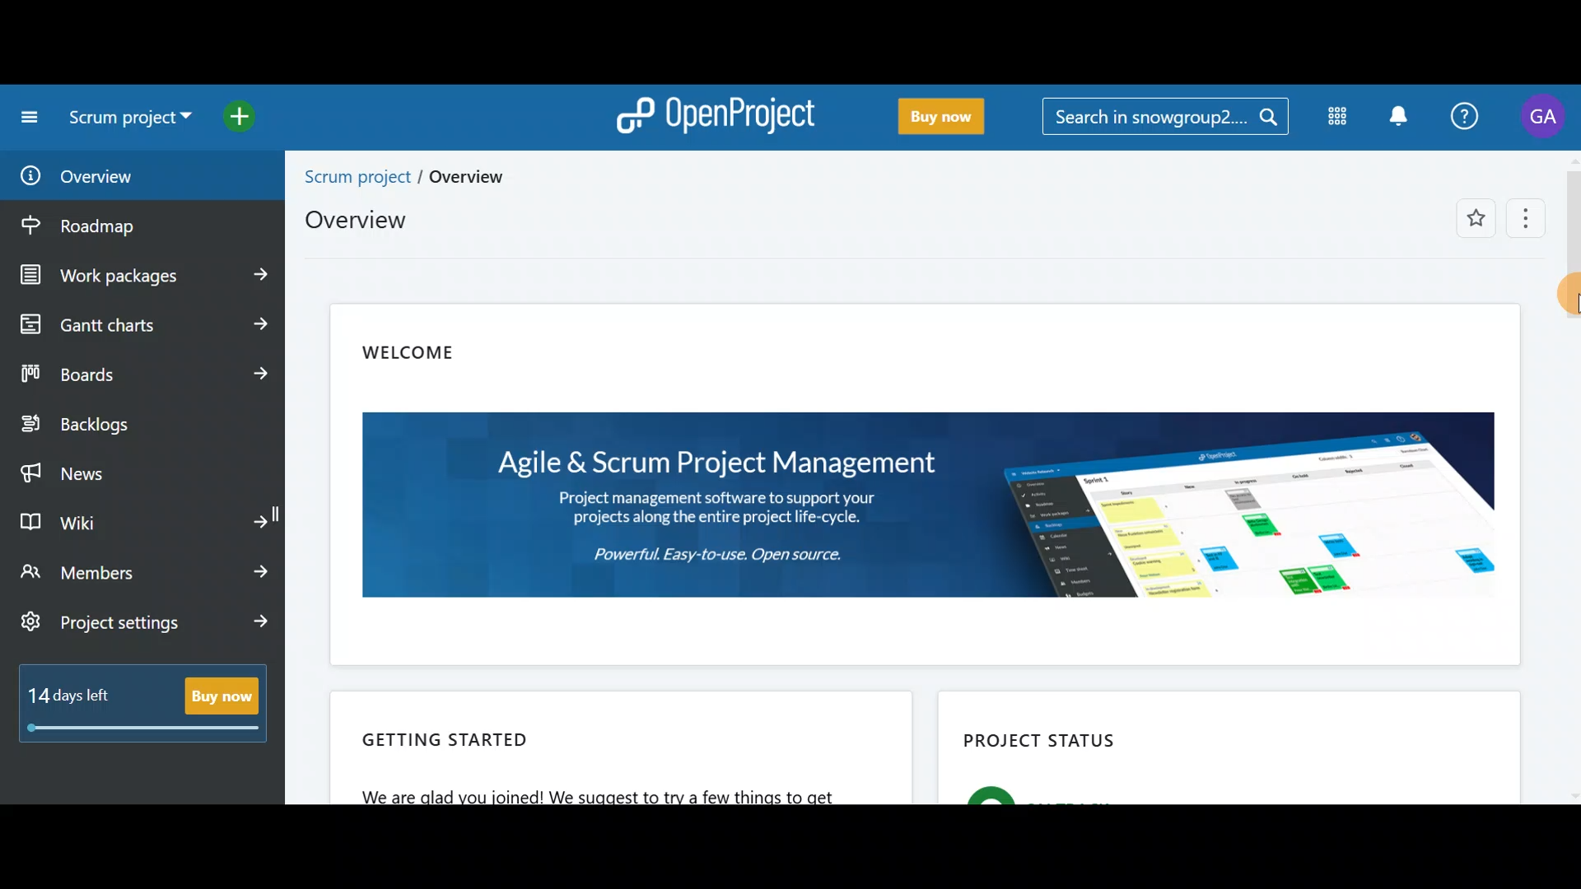 Image resolution: width=1581 pixels, height=889 pixels. Describe the element at coordinates (619, 752) in the screenshot. I see `Getting started` at that location.